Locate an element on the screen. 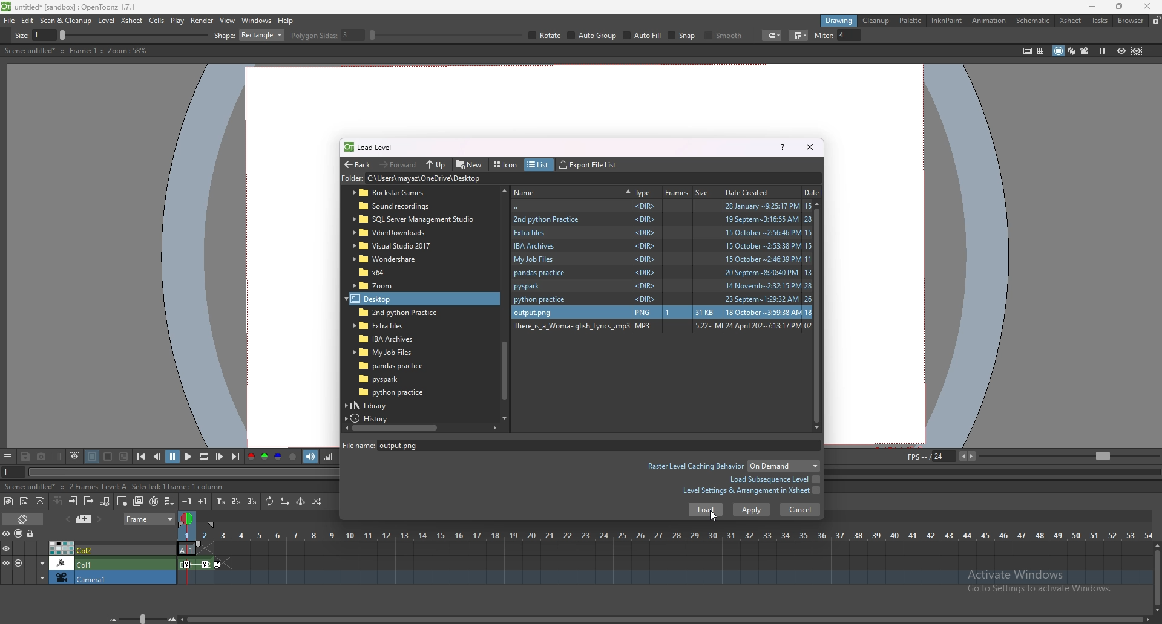 The width and height of the screenshot is (1162, 624). repeat is located at coordinates (268, 501).